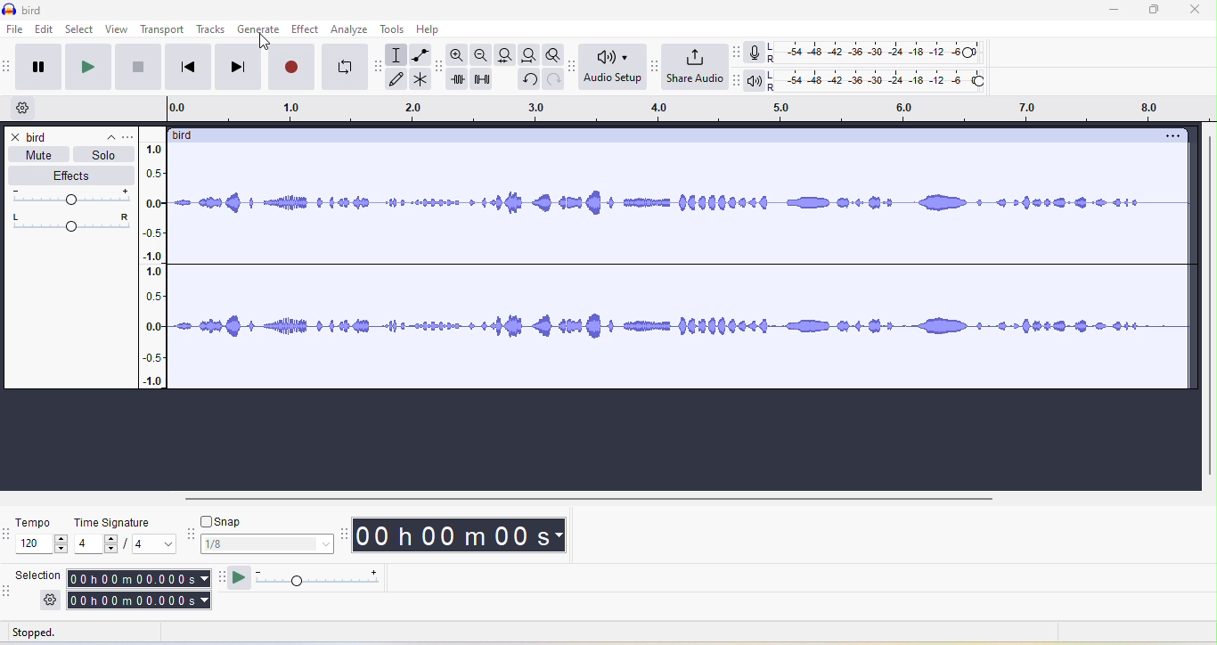 This screenshot has height=645, width=1217. I want to click on skip to start, so click(184, 67).